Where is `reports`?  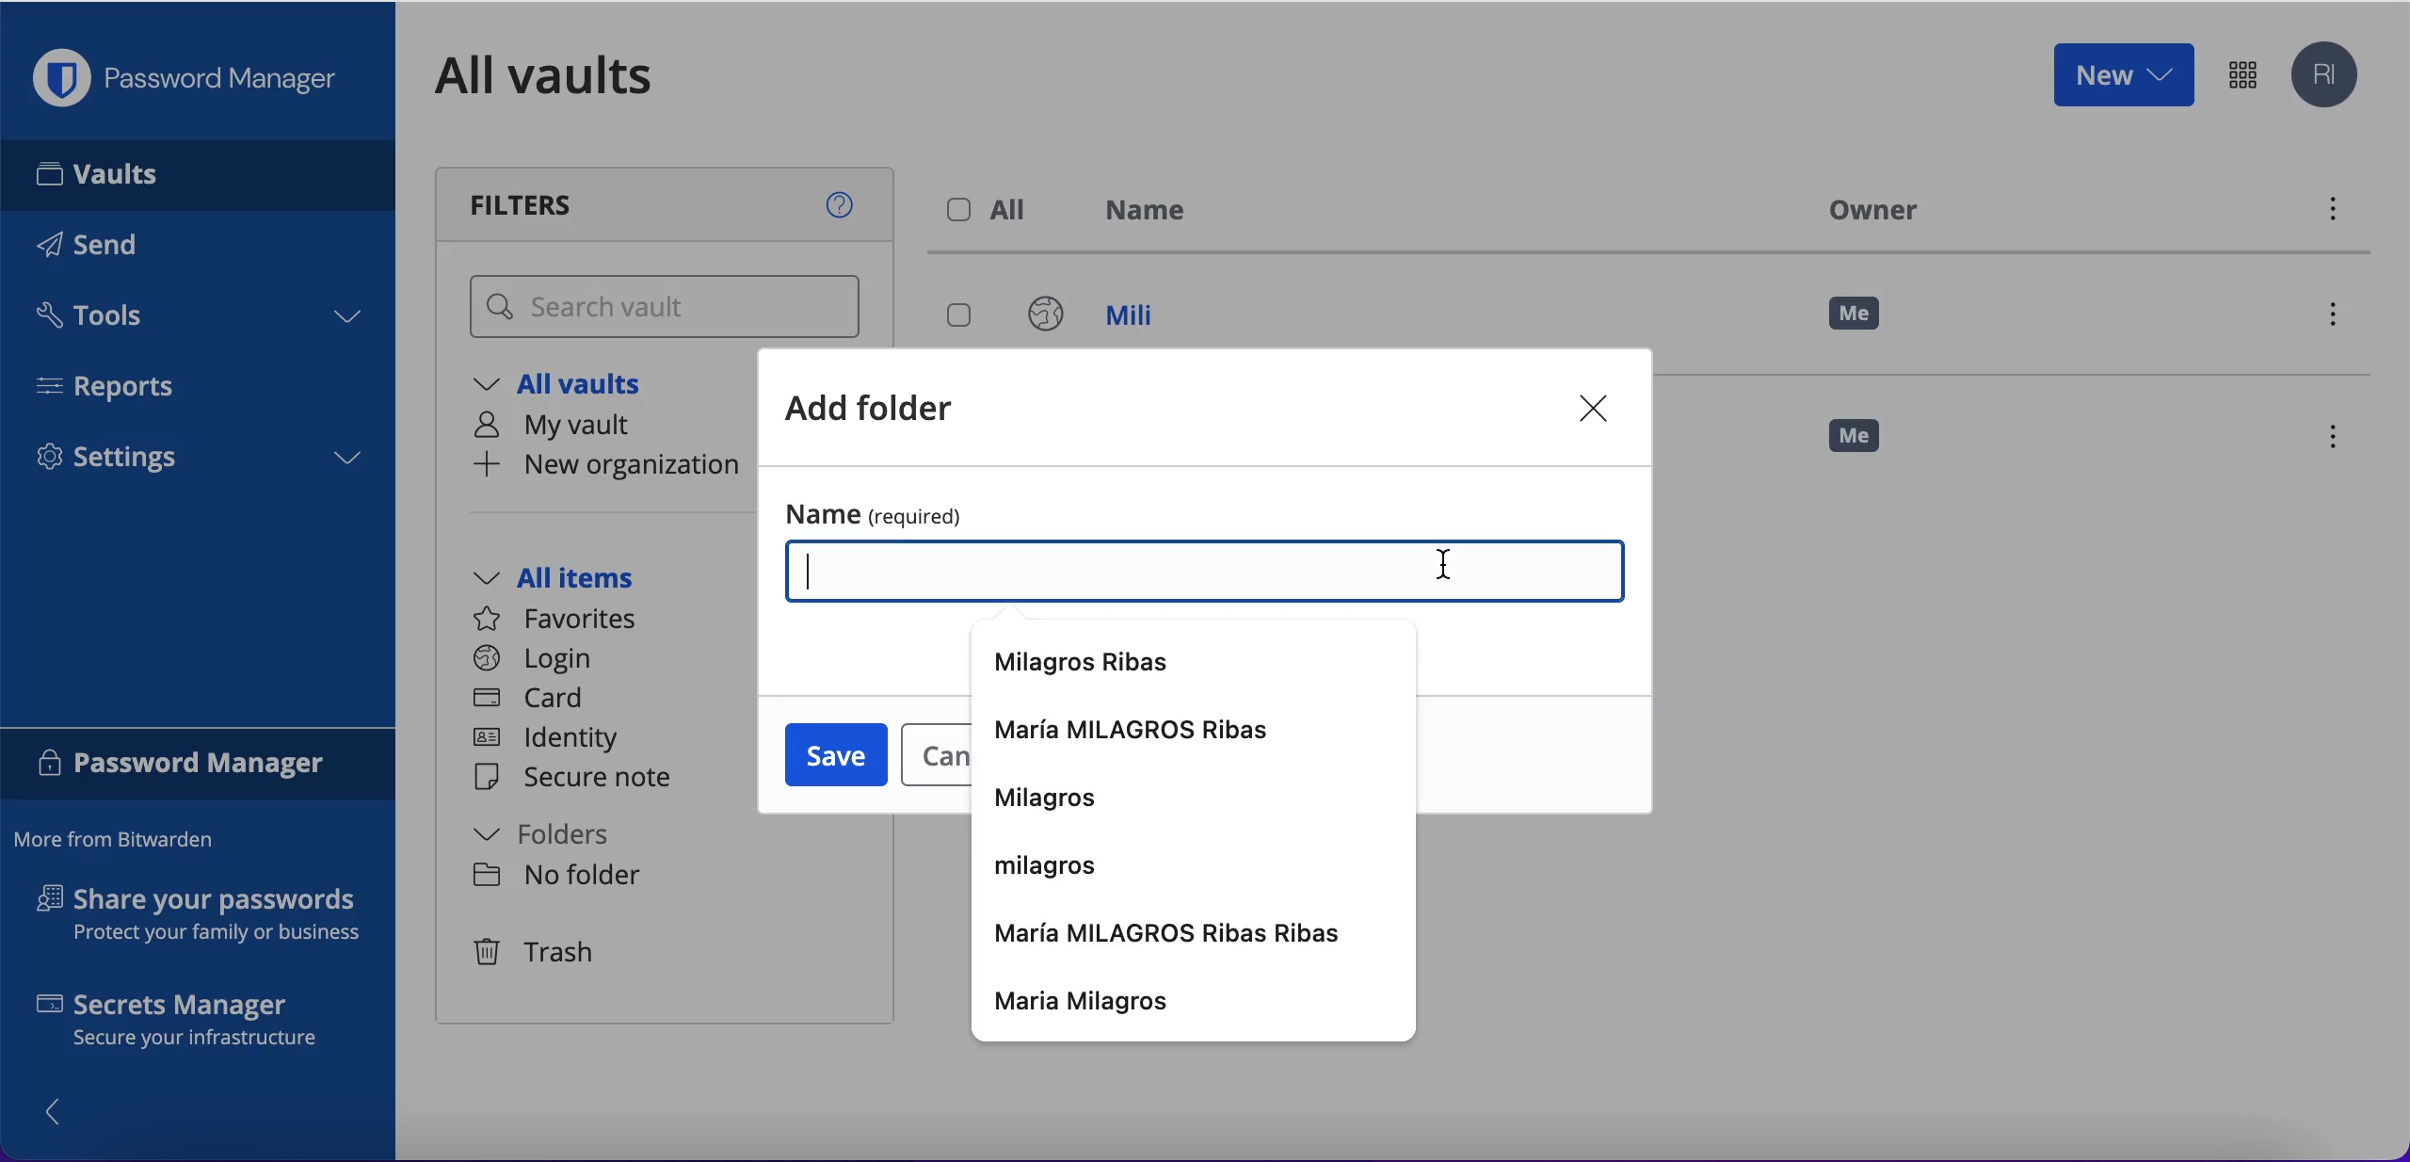 reports is located at coordinates (120, 386).